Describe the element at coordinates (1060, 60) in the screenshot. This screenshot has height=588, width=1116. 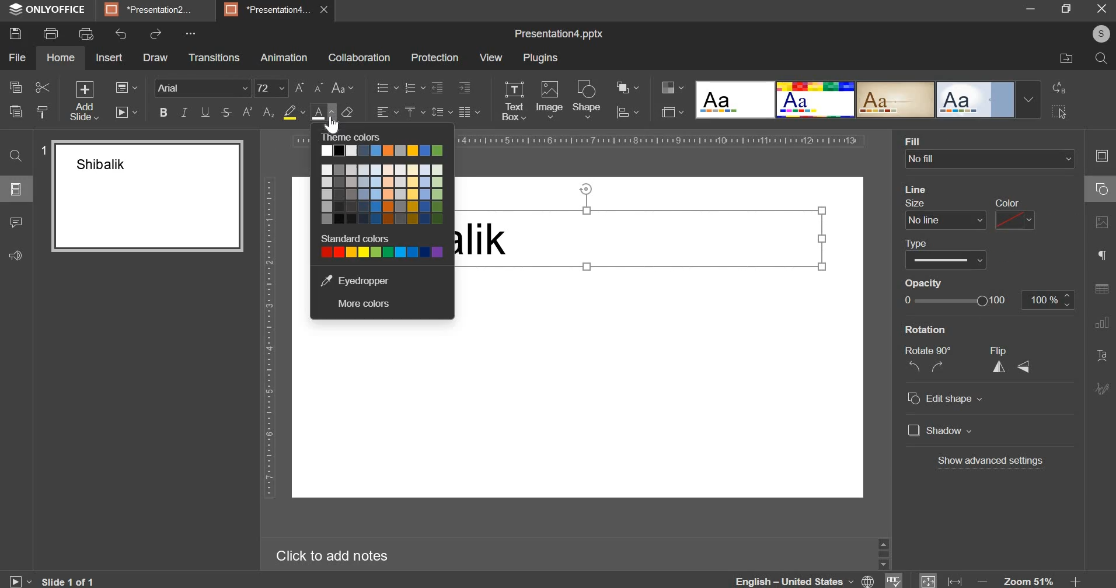
I see `File` at that location.